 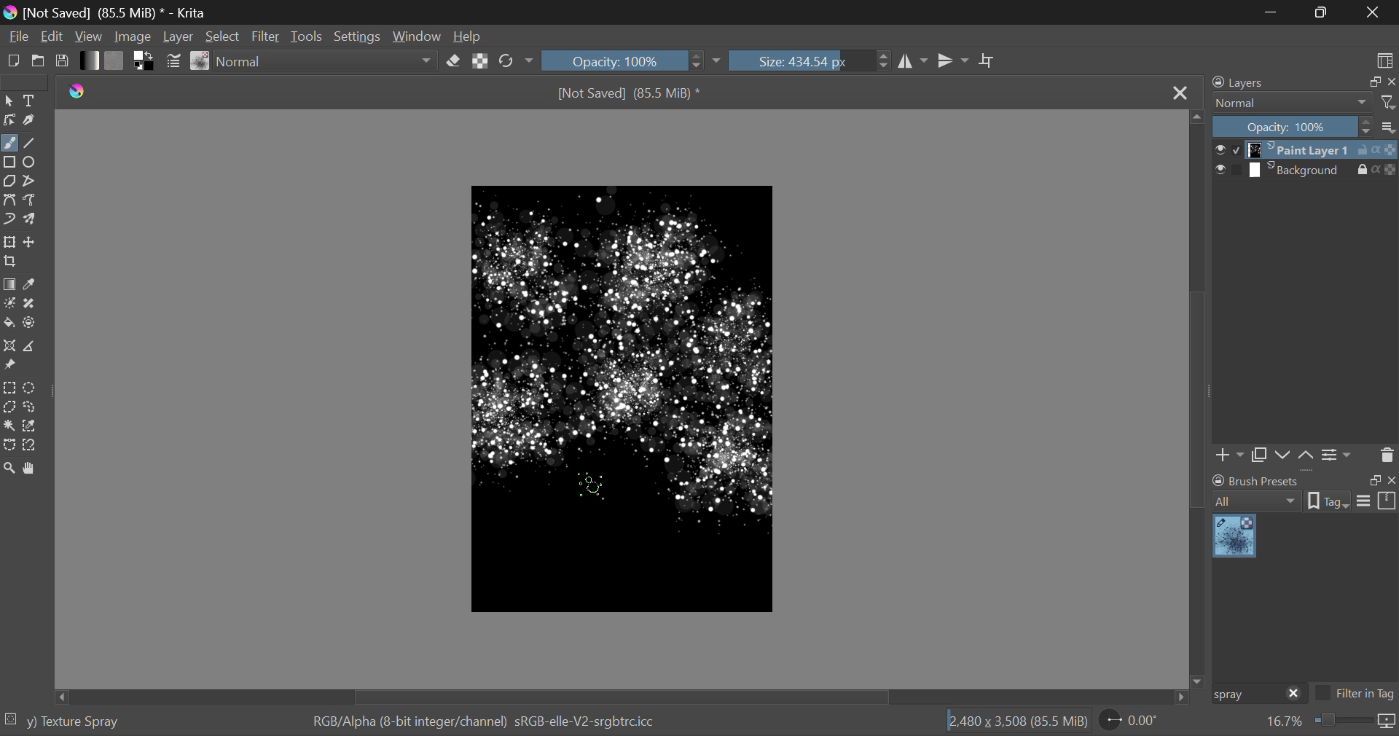 What do you see at coordinates (1258, 501) in the screenshot?
I see `all` at bounding box center [1258, 501].